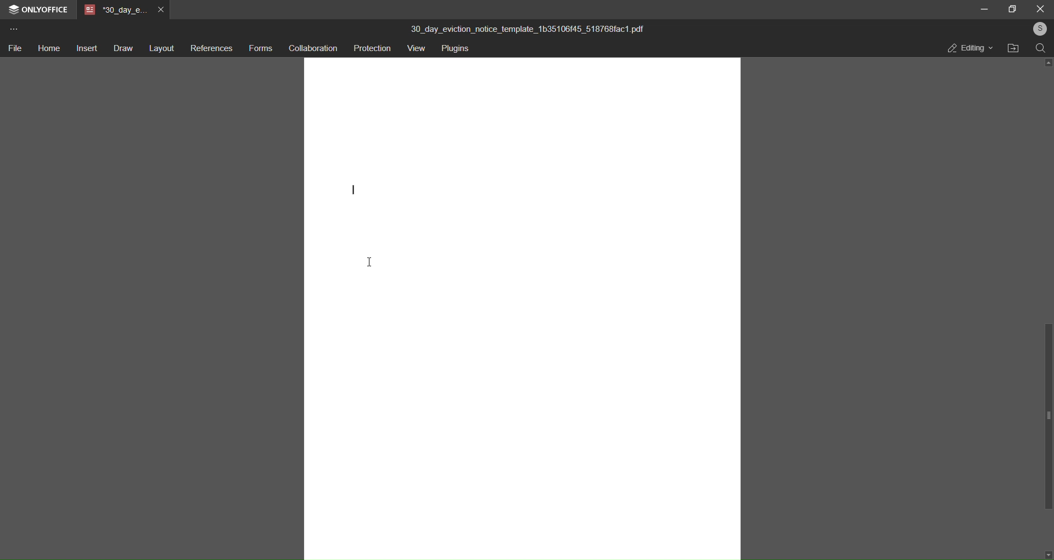 The width and height of the screenshot is (1054, 560). What do you see at coordinates (48, 49) in the screenshot?
I see `home` at bounding box center [48, 49].